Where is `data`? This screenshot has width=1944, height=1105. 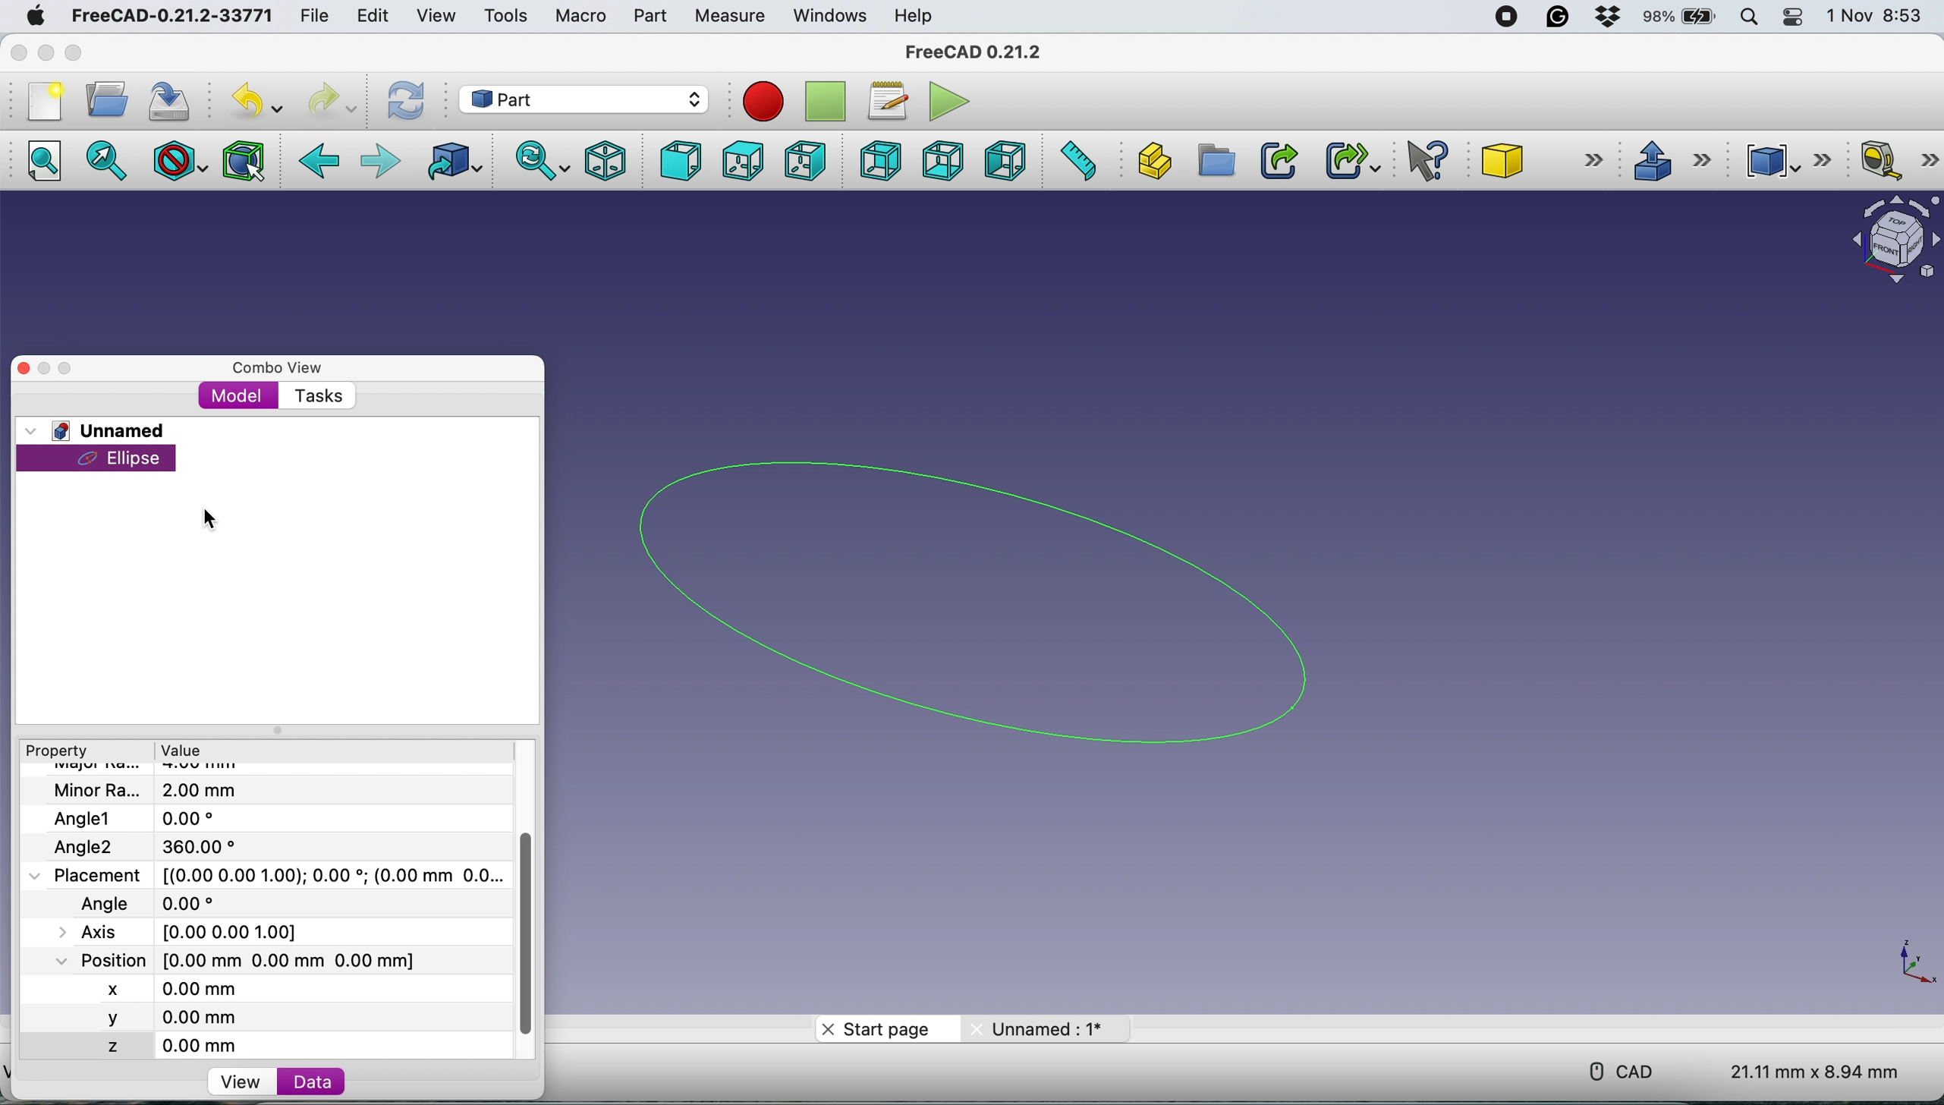 data is located at coordinates (313, 1081).